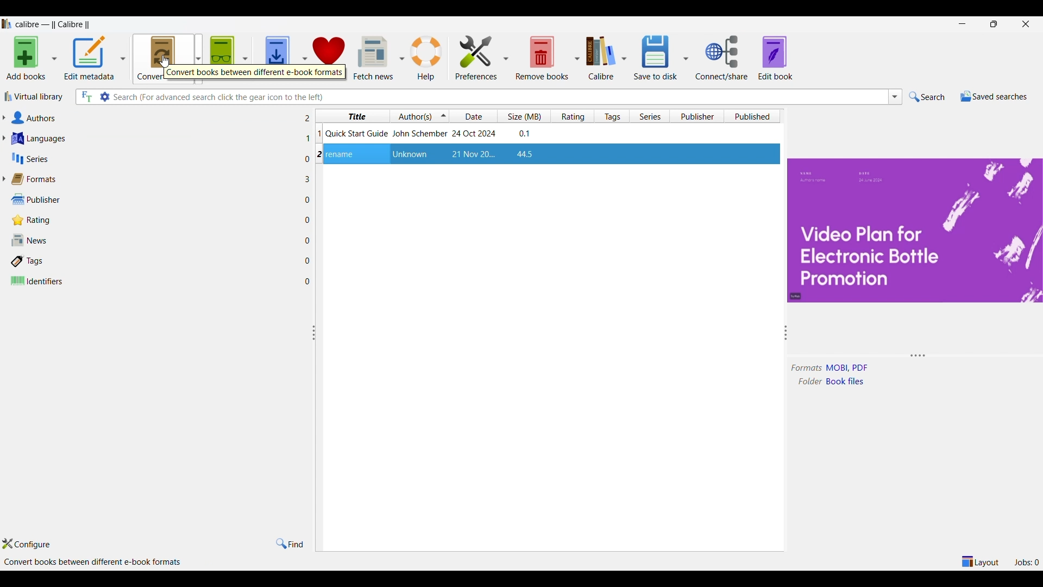 The height and width of the screenshot is (587, 1043). I want to click on Minimize, so click(962, 23).